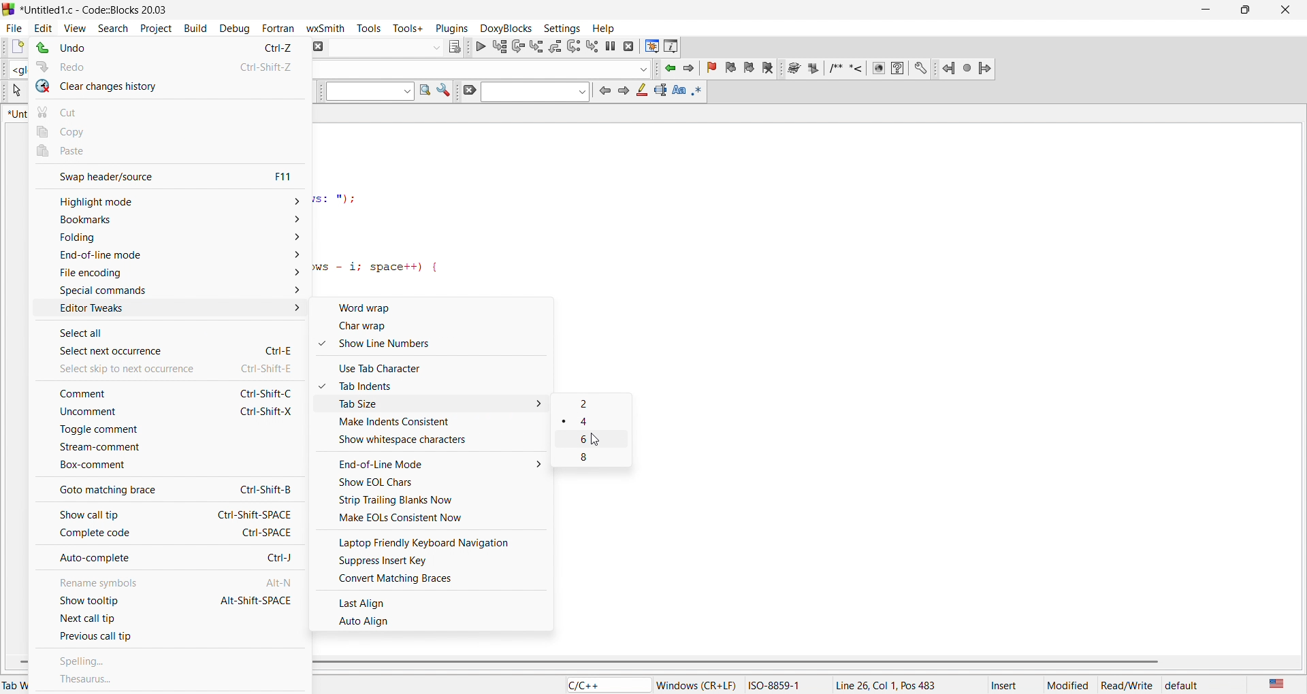 The height and width of the screenshot is (694, 1307). Describe the element at coordinates (703, 91) in the screenshot. I see `icon` at that location.